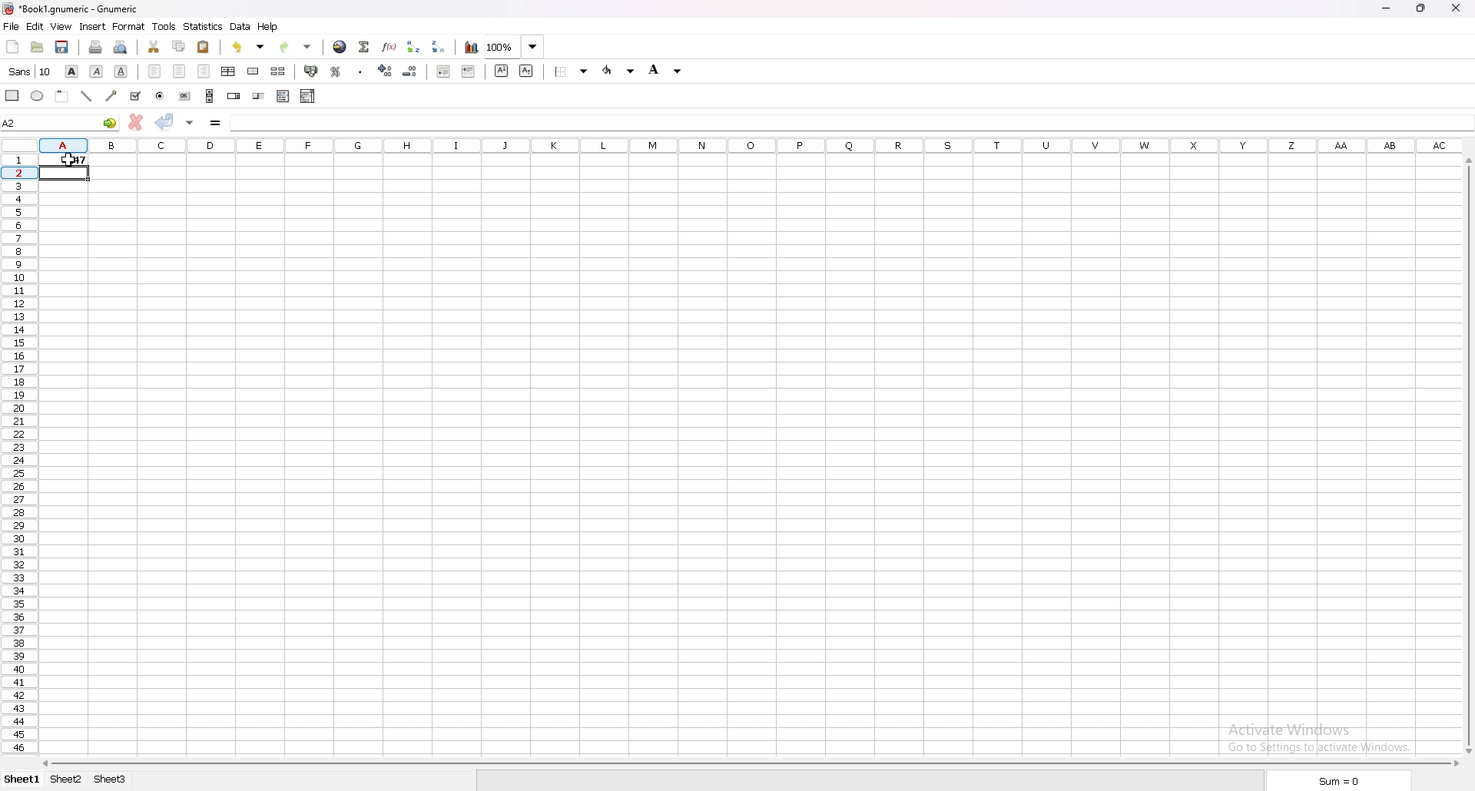 Image resolution: width=1475 pixels, height=791 pixels. Describe the element at coordinates (240, 26) in the screenshot. I see `data` at that location.